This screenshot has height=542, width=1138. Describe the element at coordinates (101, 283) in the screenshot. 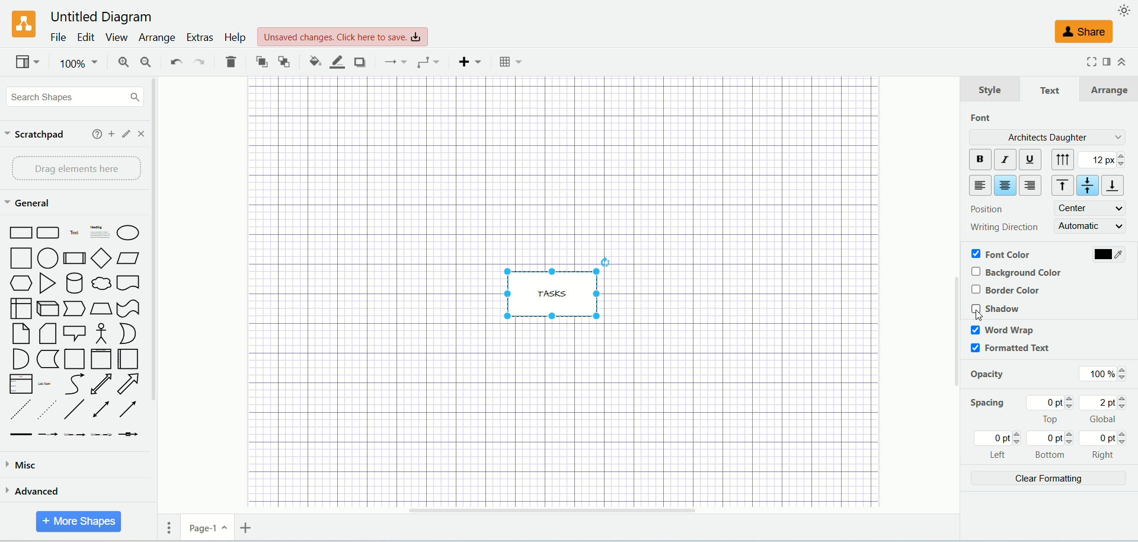

I see `Cloud` at that location.